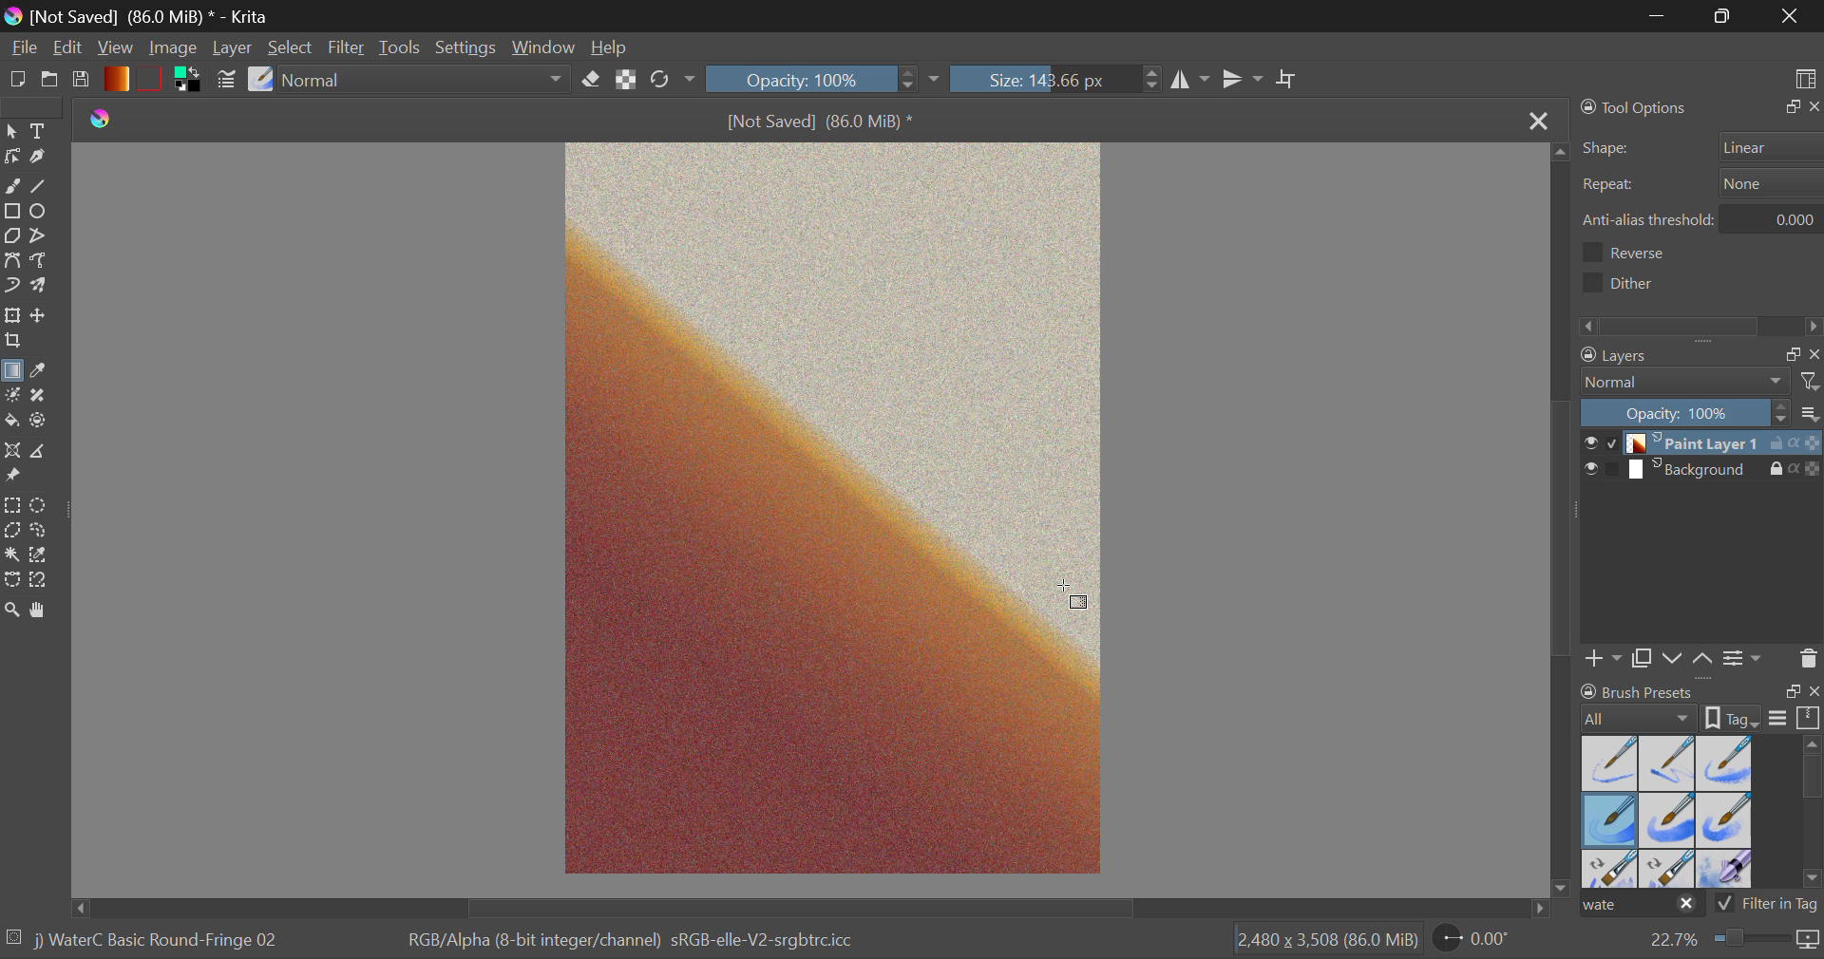  I want to click on Gradient, so click(116, 78).